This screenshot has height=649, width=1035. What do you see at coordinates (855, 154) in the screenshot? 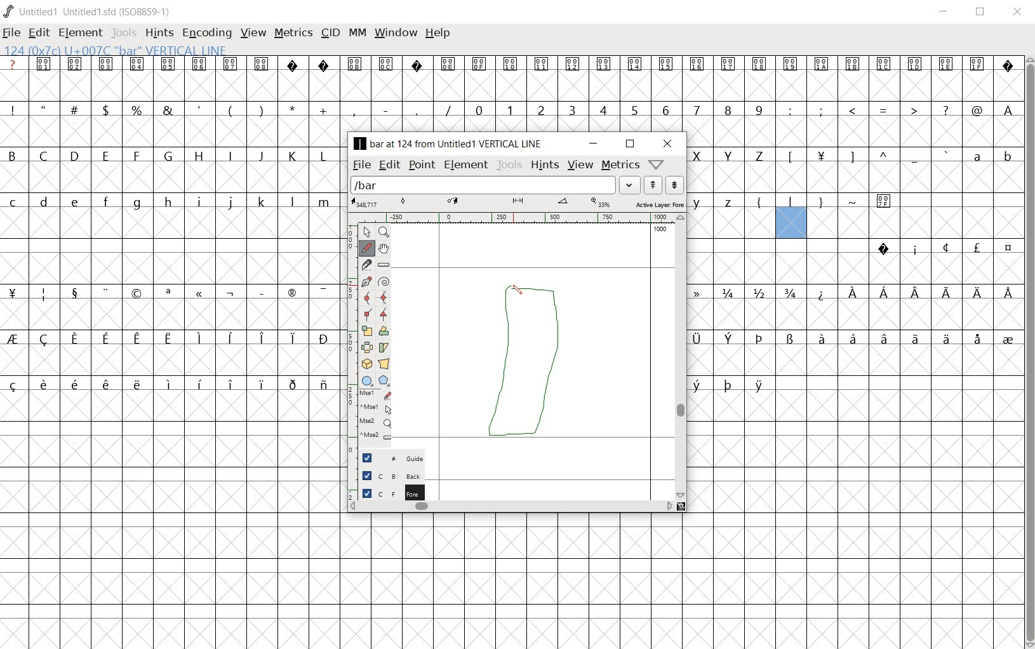
I see `letters and symbols` at bounding box center [855, 154].